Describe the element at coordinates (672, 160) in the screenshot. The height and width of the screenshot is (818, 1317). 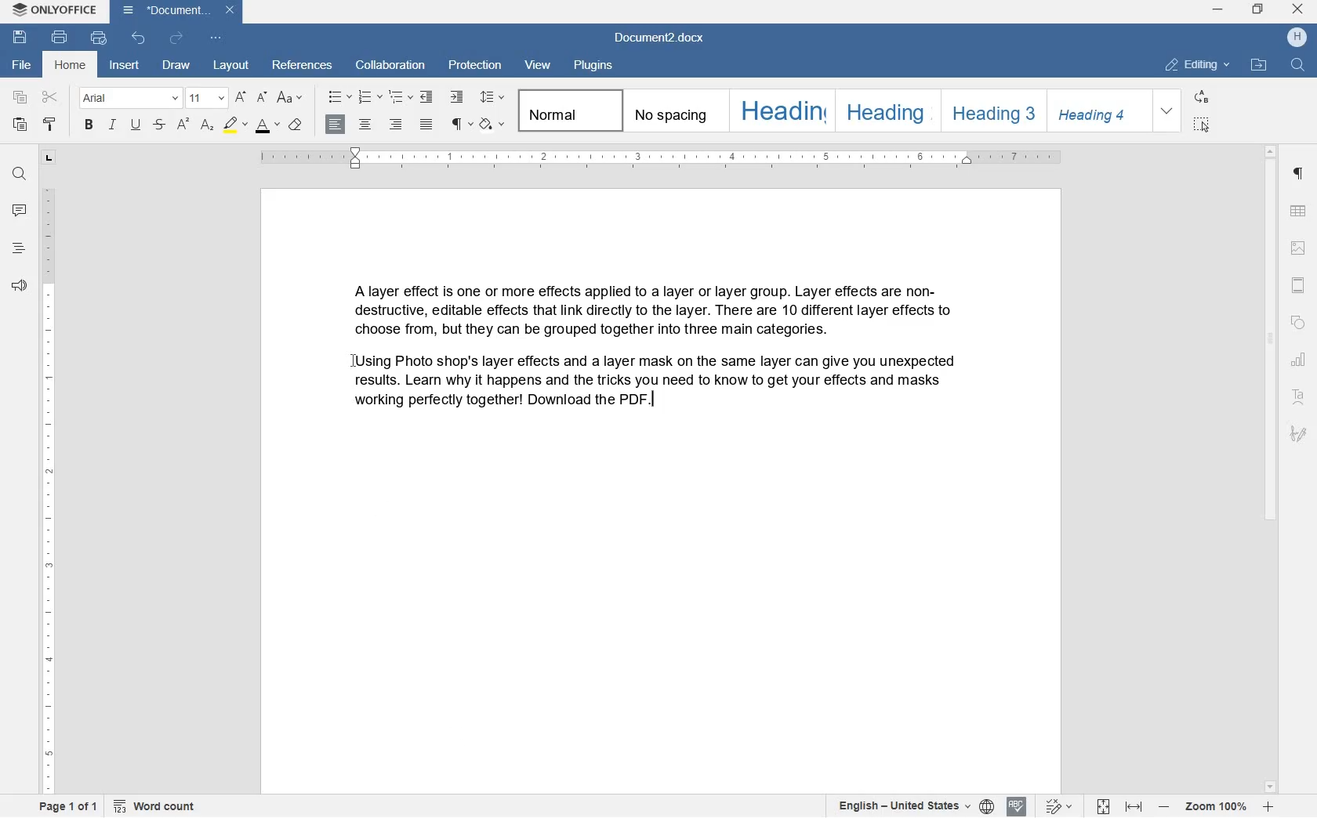
I see `RULER` at that location.